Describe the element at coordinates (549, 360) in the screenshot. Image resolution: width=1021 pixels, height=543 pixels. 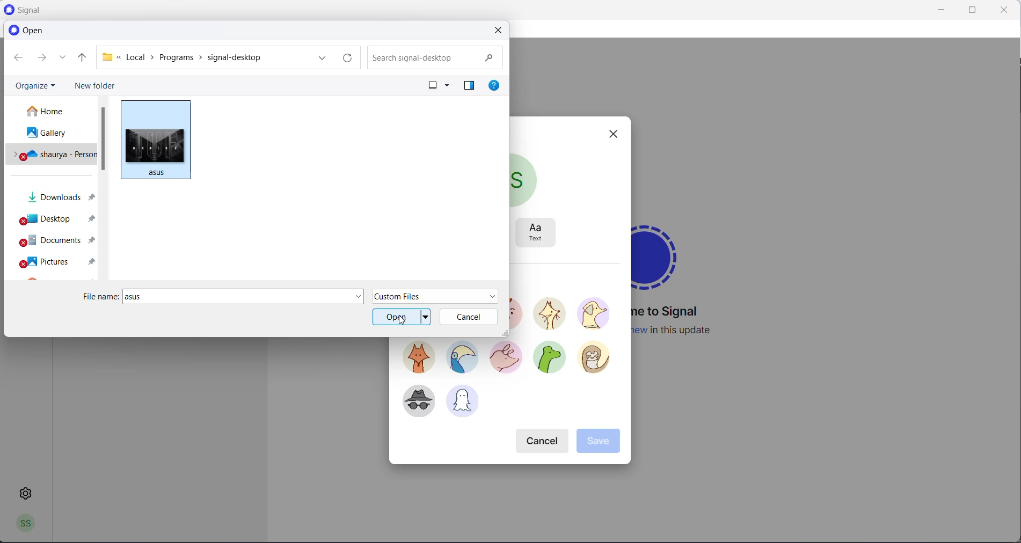
I see `avatar` at that location.